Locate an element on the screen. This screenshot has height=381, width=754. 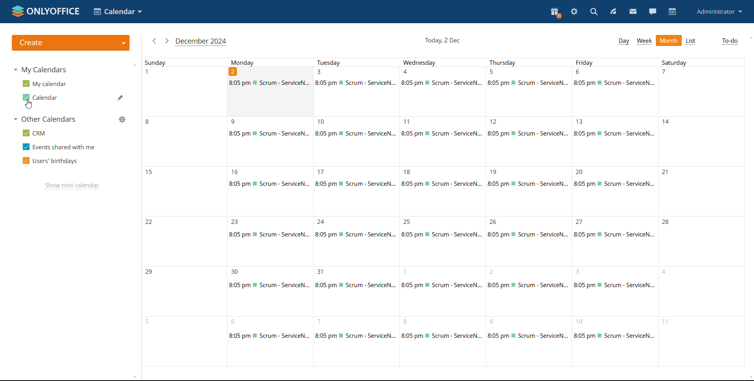
19 is located at coordinates (529, 193).